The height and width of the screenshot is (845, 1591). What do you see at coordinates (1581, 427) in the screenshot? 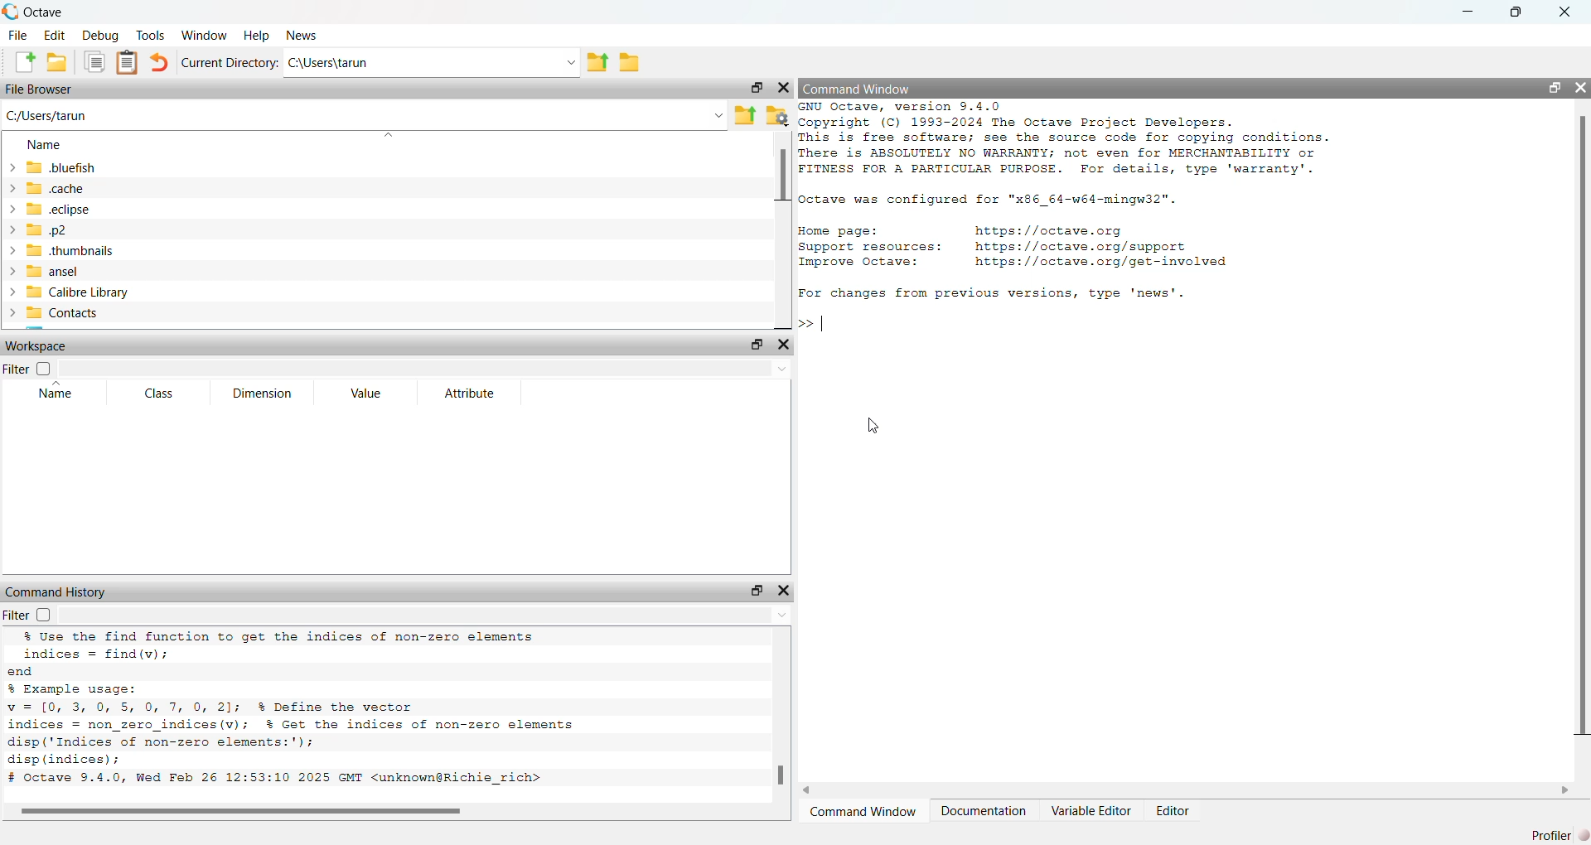
I see `vertical scroll bar` at bounding box center [1581, 427].